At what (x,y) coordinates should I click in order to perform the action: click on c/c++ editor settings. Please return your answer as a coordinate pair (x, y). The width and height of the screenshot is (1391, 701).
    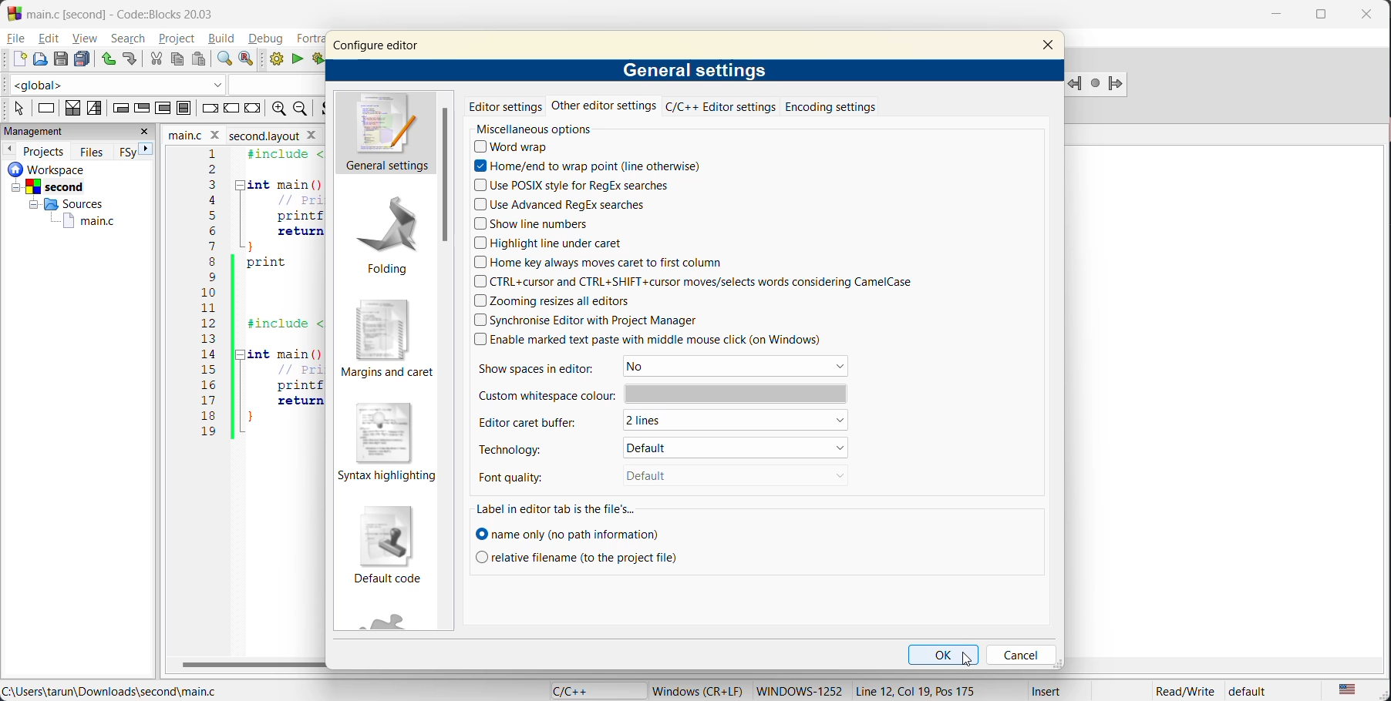
    Looking at the image, I should click on (717, 107).